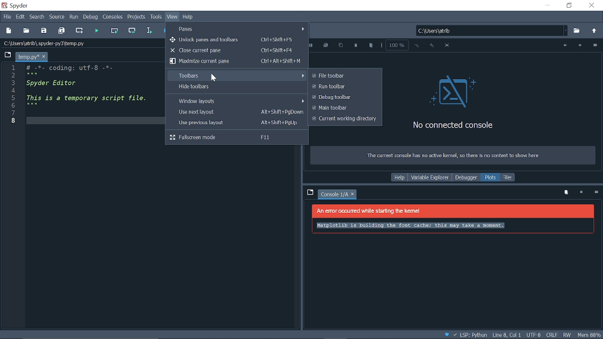  I want to click on Main toolbar, so click(344, 108).